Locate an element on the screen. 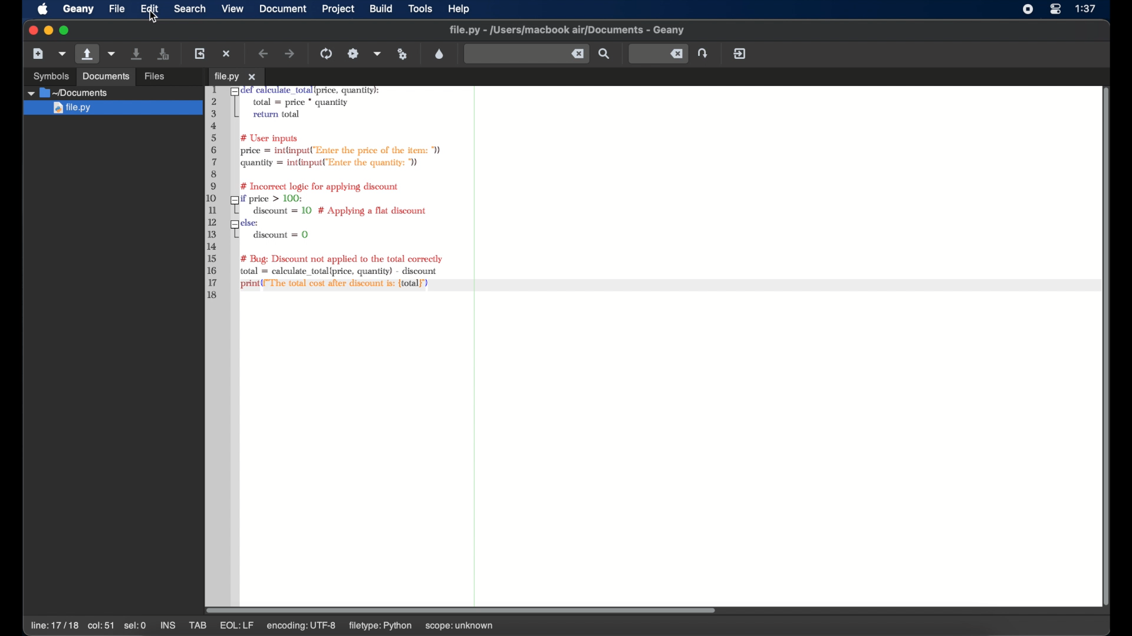  eql: lf is located at coordinates (237, 626).